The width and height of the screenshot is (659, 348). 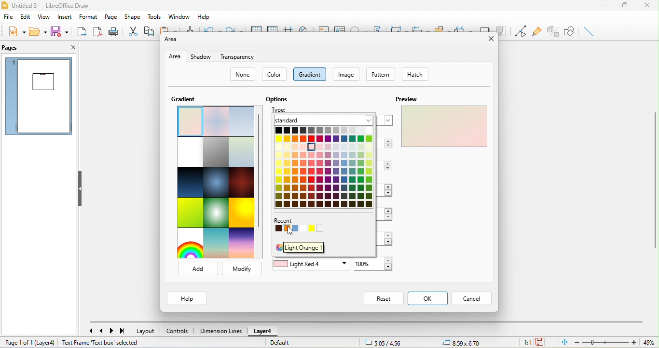 I want to click on cut, so click(x=134, y=32).